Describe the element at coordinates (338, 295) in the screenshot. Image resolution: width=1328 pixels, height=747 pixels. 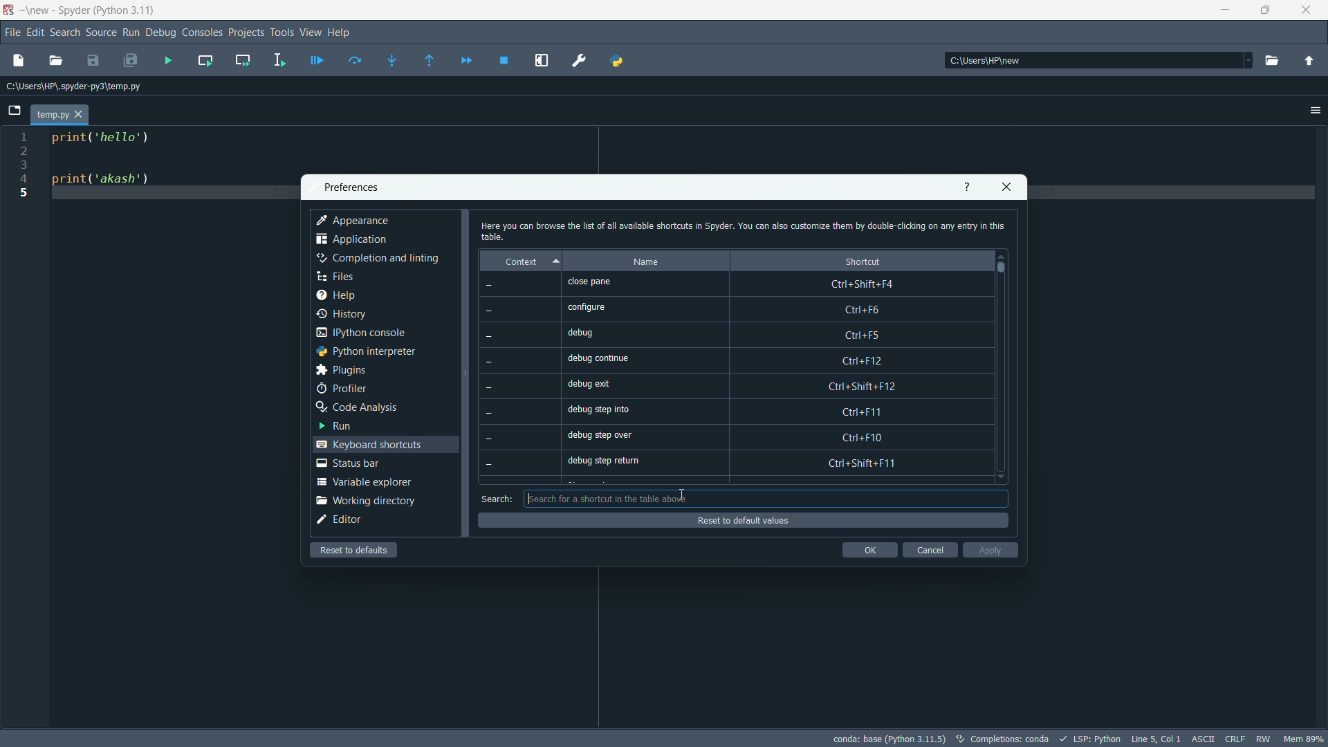
I see `help` at that location.